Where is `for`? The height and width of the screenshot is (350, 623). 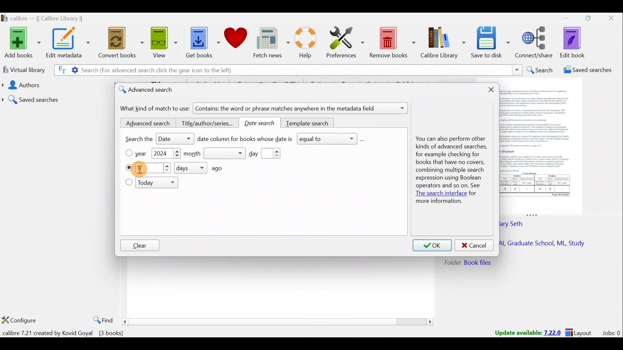 for is located at coordinates (473, 194).